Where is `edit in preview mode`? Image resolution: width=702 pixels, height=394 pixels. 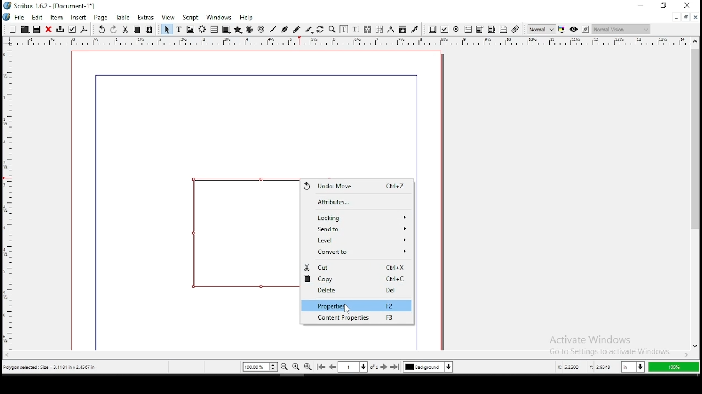 edit in preview mode is located at coordinates (585, 29).